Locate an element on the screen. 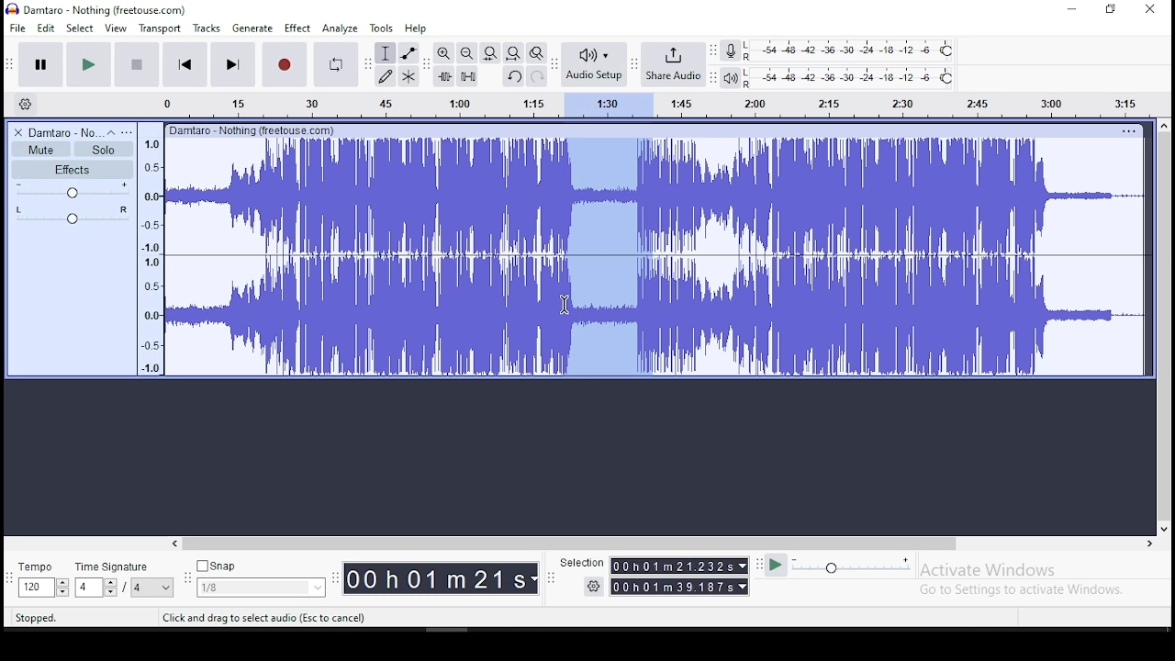 The height and width of the screenshot is (661, 1175). drop down is located at coordinates (62, 588).